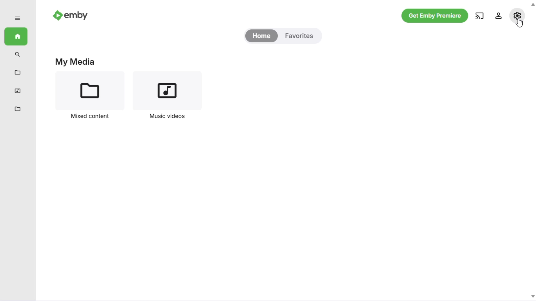 Image resolution: width=536 pixels, height=301 pixels. What do you see at coordinates (498, 16) in the screenshot?
I see `manage emby server` at bounding box center [498, 16].